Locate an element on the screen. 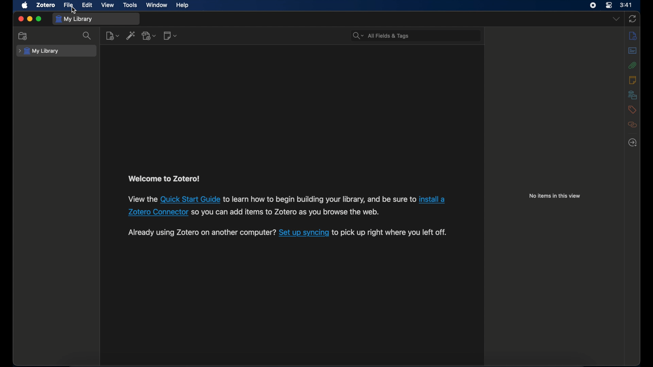  no items in this view is located at coordinates (556, 196).